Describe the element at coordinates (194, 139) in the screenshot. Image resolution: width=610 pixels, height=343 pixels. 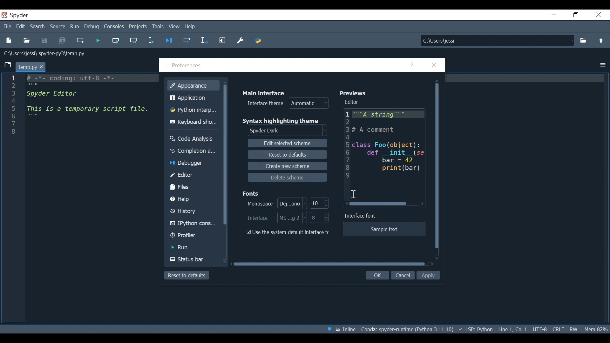
I see `Code Analysis` at that location.